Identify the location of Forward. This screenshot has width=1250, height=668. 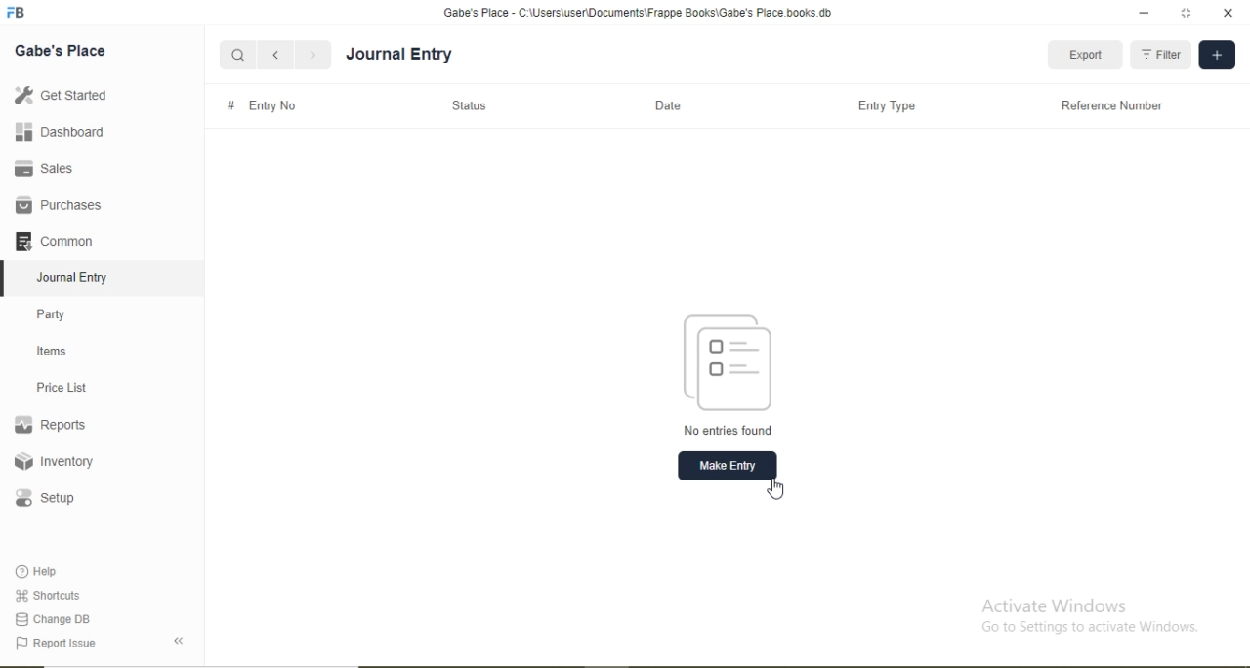
(313, 55).